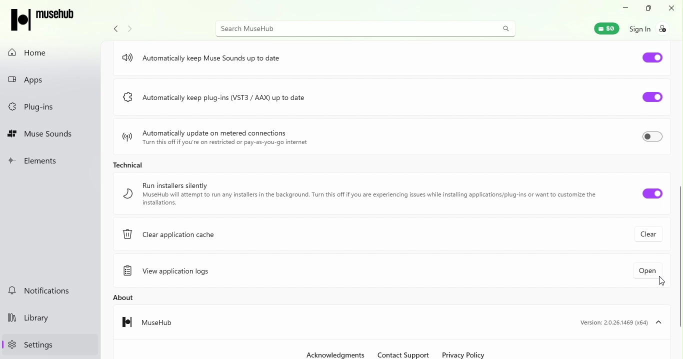  Describe the element at coordinates (202, 59) in the screenshot. I see `Automatically keep muse sounds up to date` at that location.